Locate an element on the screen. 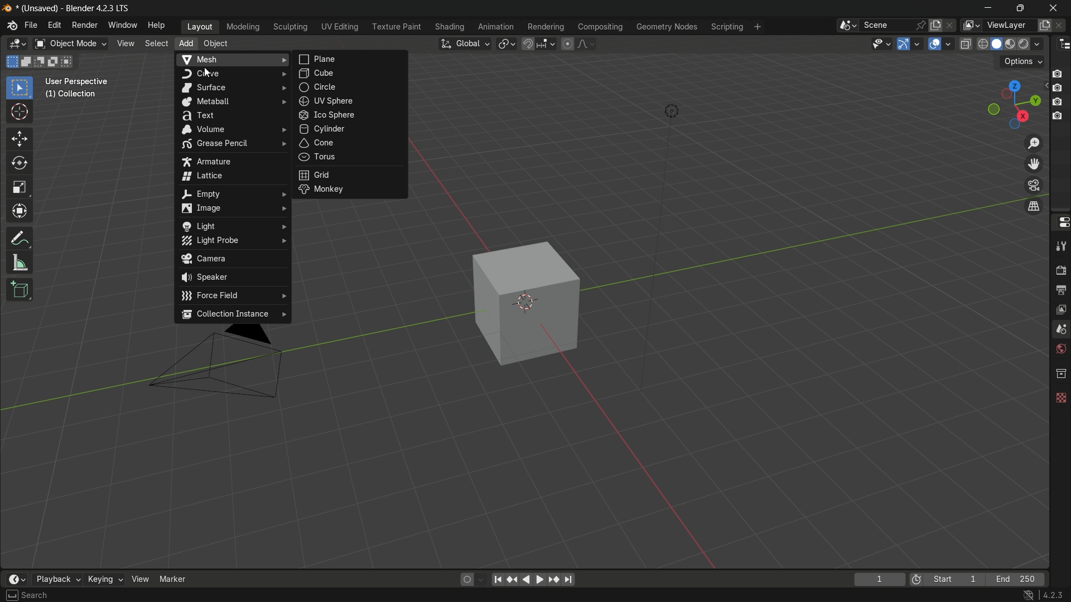 The width and height of the screenshot is (1071, 602). cursor is located at coordinates (208, 72).